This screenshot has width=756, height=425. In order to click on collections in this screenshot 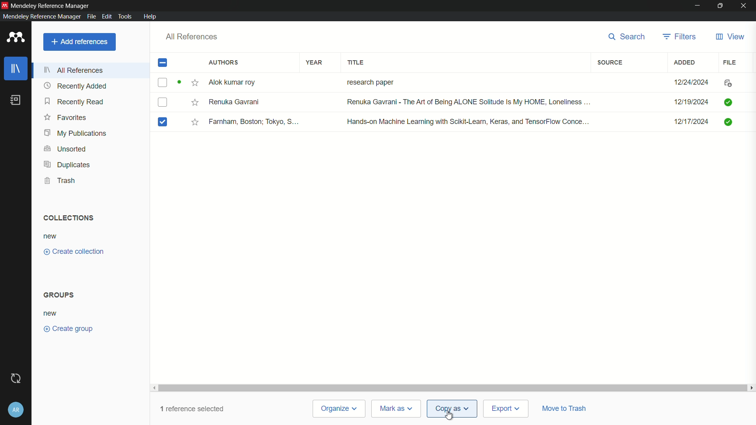, I will do `click(69, 218)`.